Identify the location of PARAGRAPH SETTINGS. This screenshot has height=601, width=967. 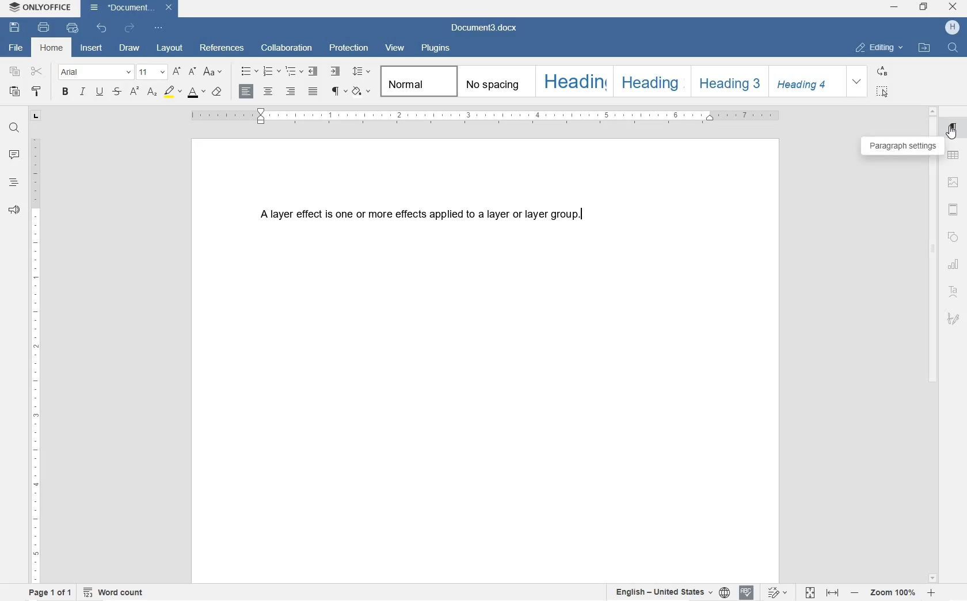
(903, 145).